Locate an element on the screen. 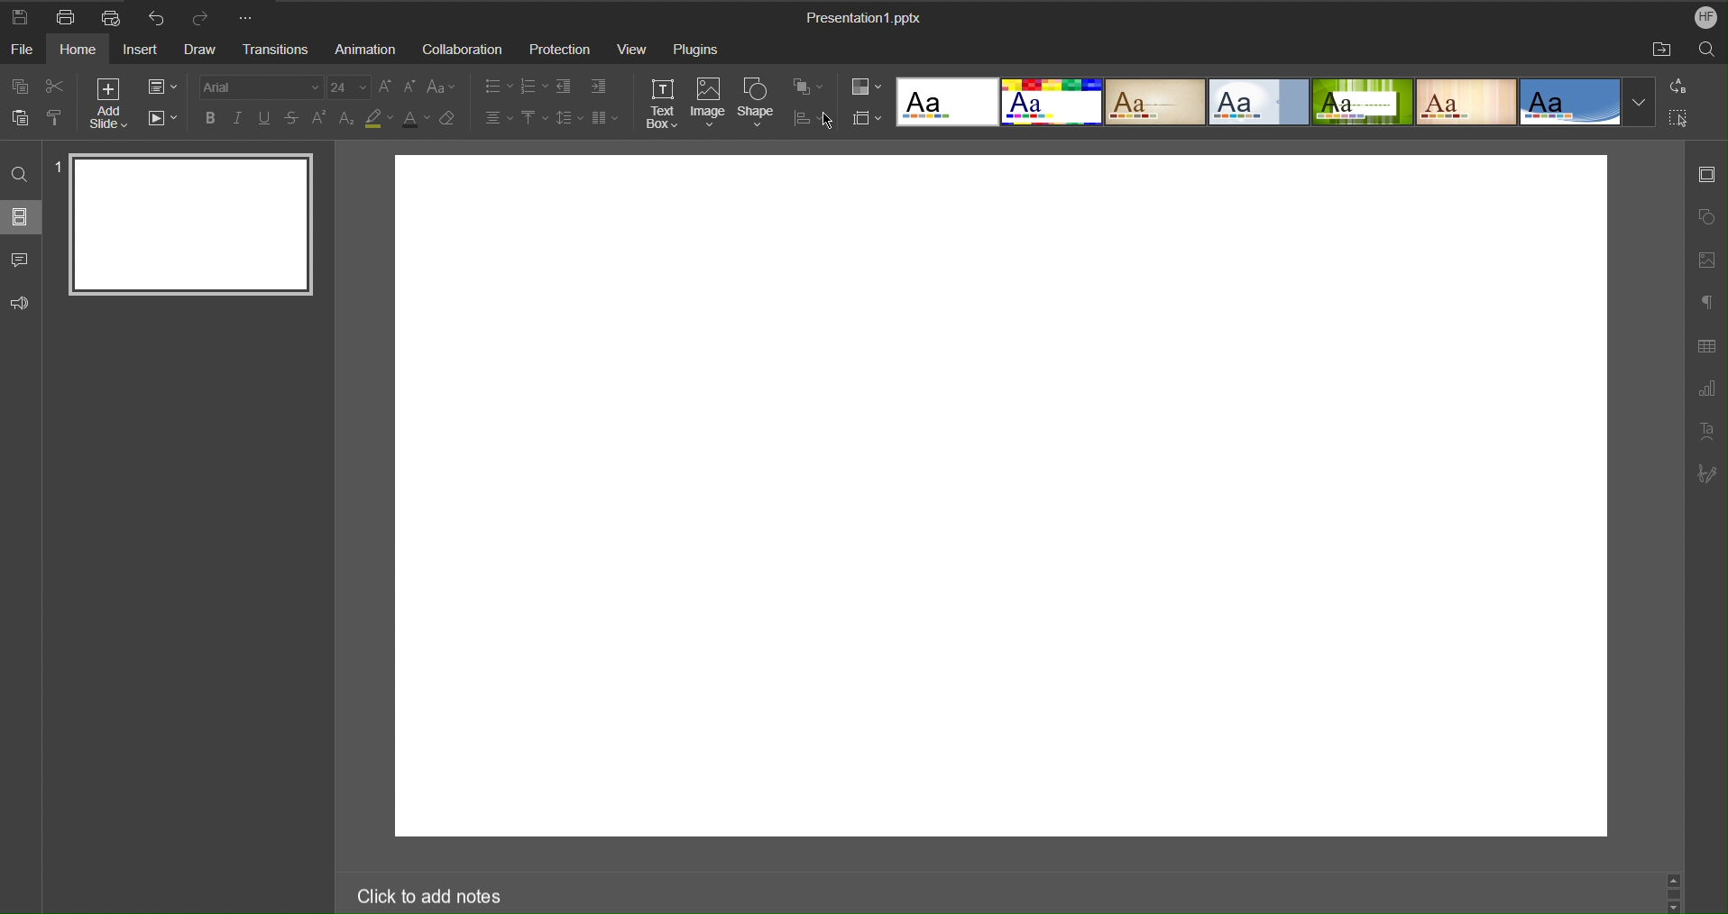 The width and height of the screenshot is (1728, 914). Strikethrough is located at coordinates (292, 120).